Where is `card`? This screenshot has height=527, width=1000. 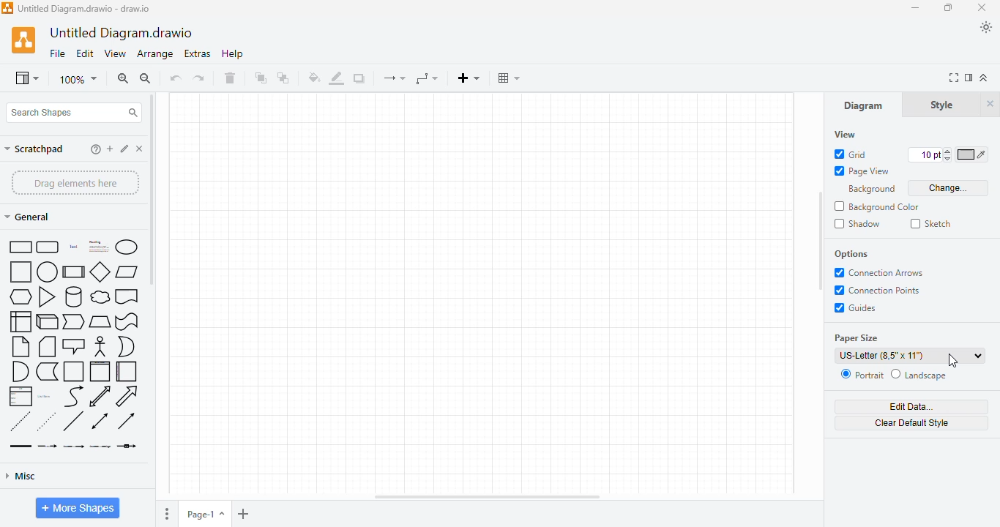
card is located at coordinates (46, 346).